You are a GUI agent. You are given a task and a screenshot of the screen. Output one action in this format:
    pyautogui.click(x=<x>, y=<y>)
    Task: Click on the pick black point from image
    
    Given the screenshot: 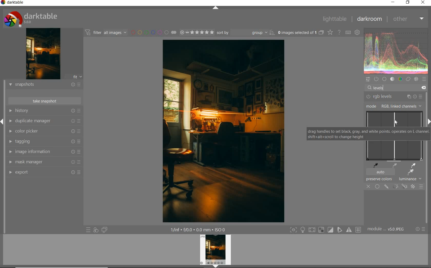 What is the action you would take?
    pyautogui.click(x=376, y=165)
    